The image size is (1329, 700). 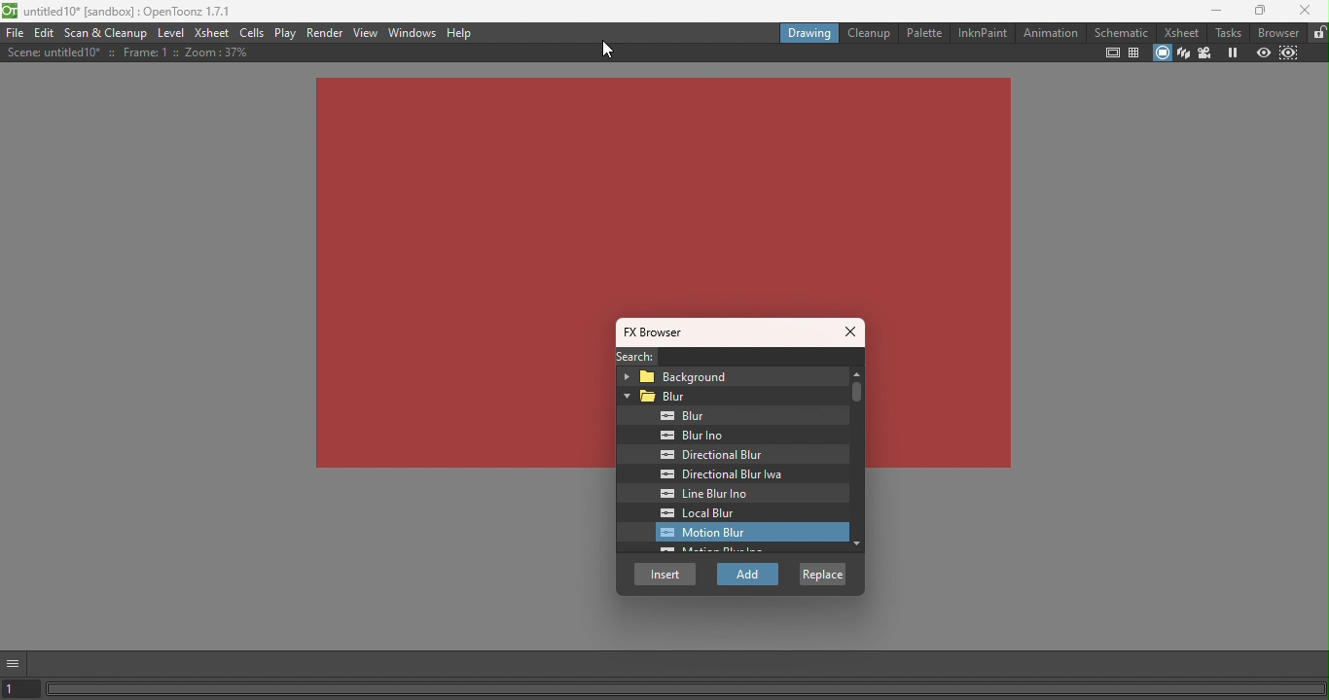 What do you see at coordinates (1233, 52) in the screenshot?
I see `Freeze` at bounding box center [1233, 52].